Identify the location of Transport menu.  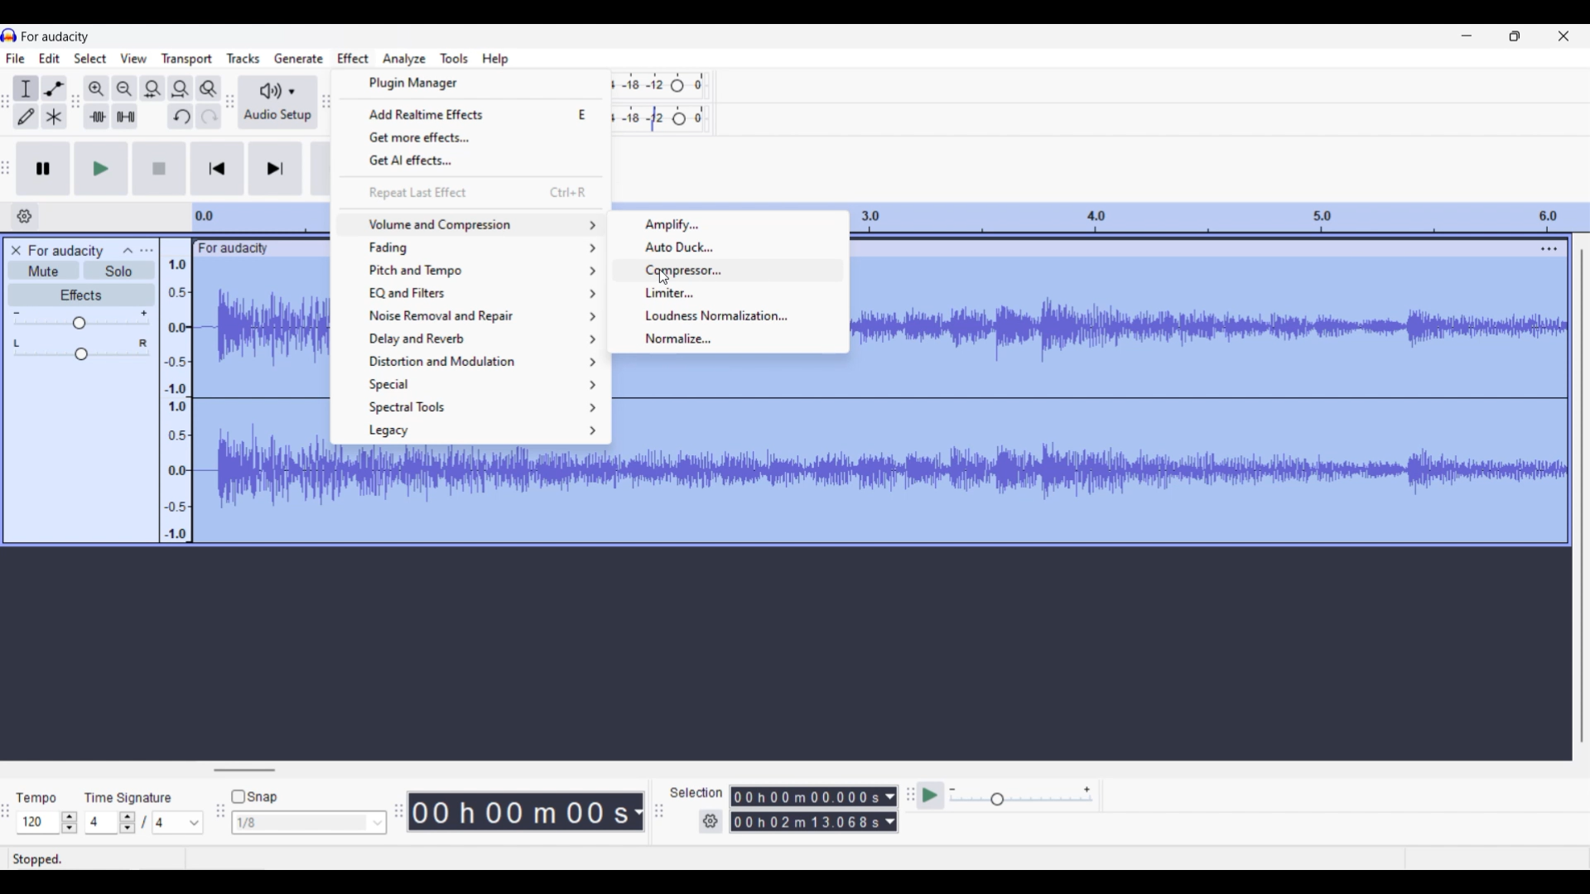
(187, 60).